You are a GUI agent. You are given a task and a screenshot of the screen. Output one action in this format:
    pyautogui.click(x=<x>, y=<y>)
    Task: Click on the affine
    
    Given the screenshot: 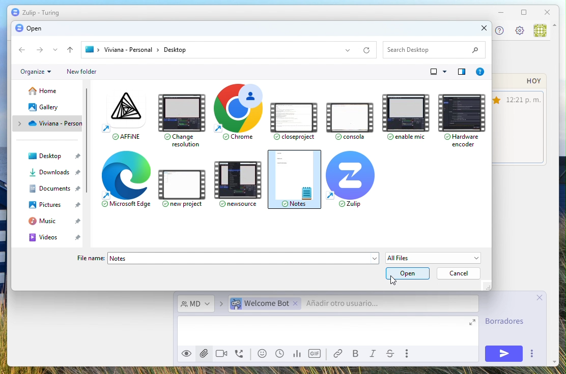 What is the action you would take?
    pyautogui.click(x=121, y=116)
    